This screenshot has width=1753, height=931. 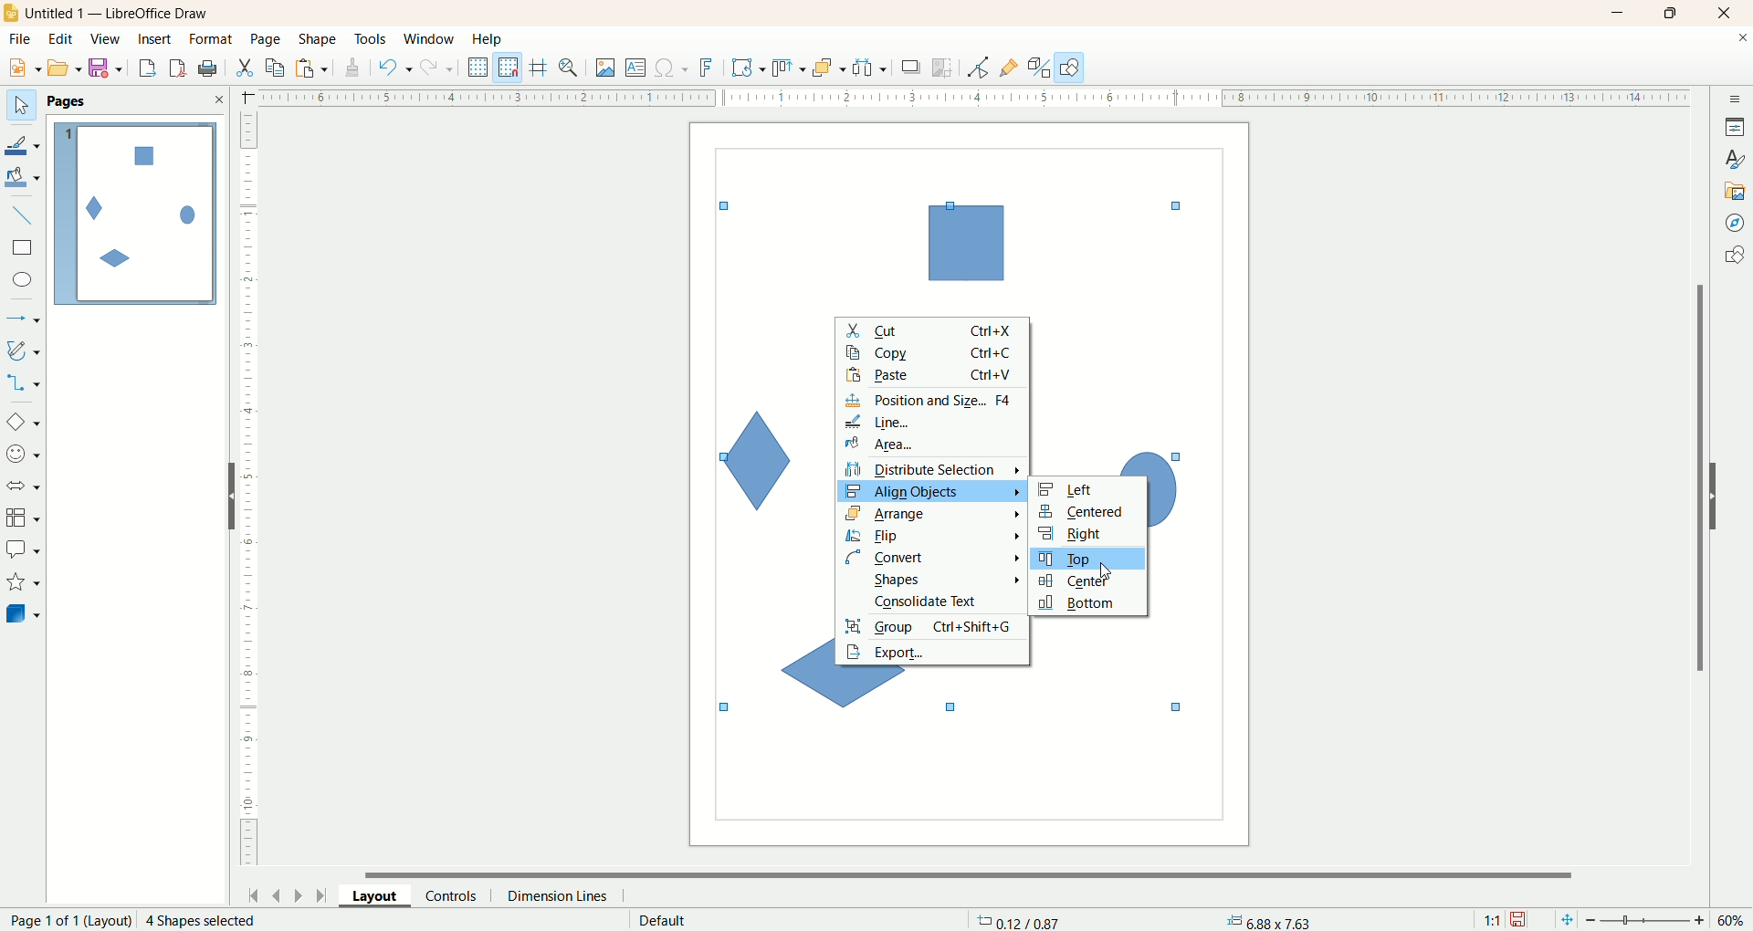 What do you see at coordinates (353, 65) in the screenshot?
I see `clone formatting` at bounding box center [353, 65].